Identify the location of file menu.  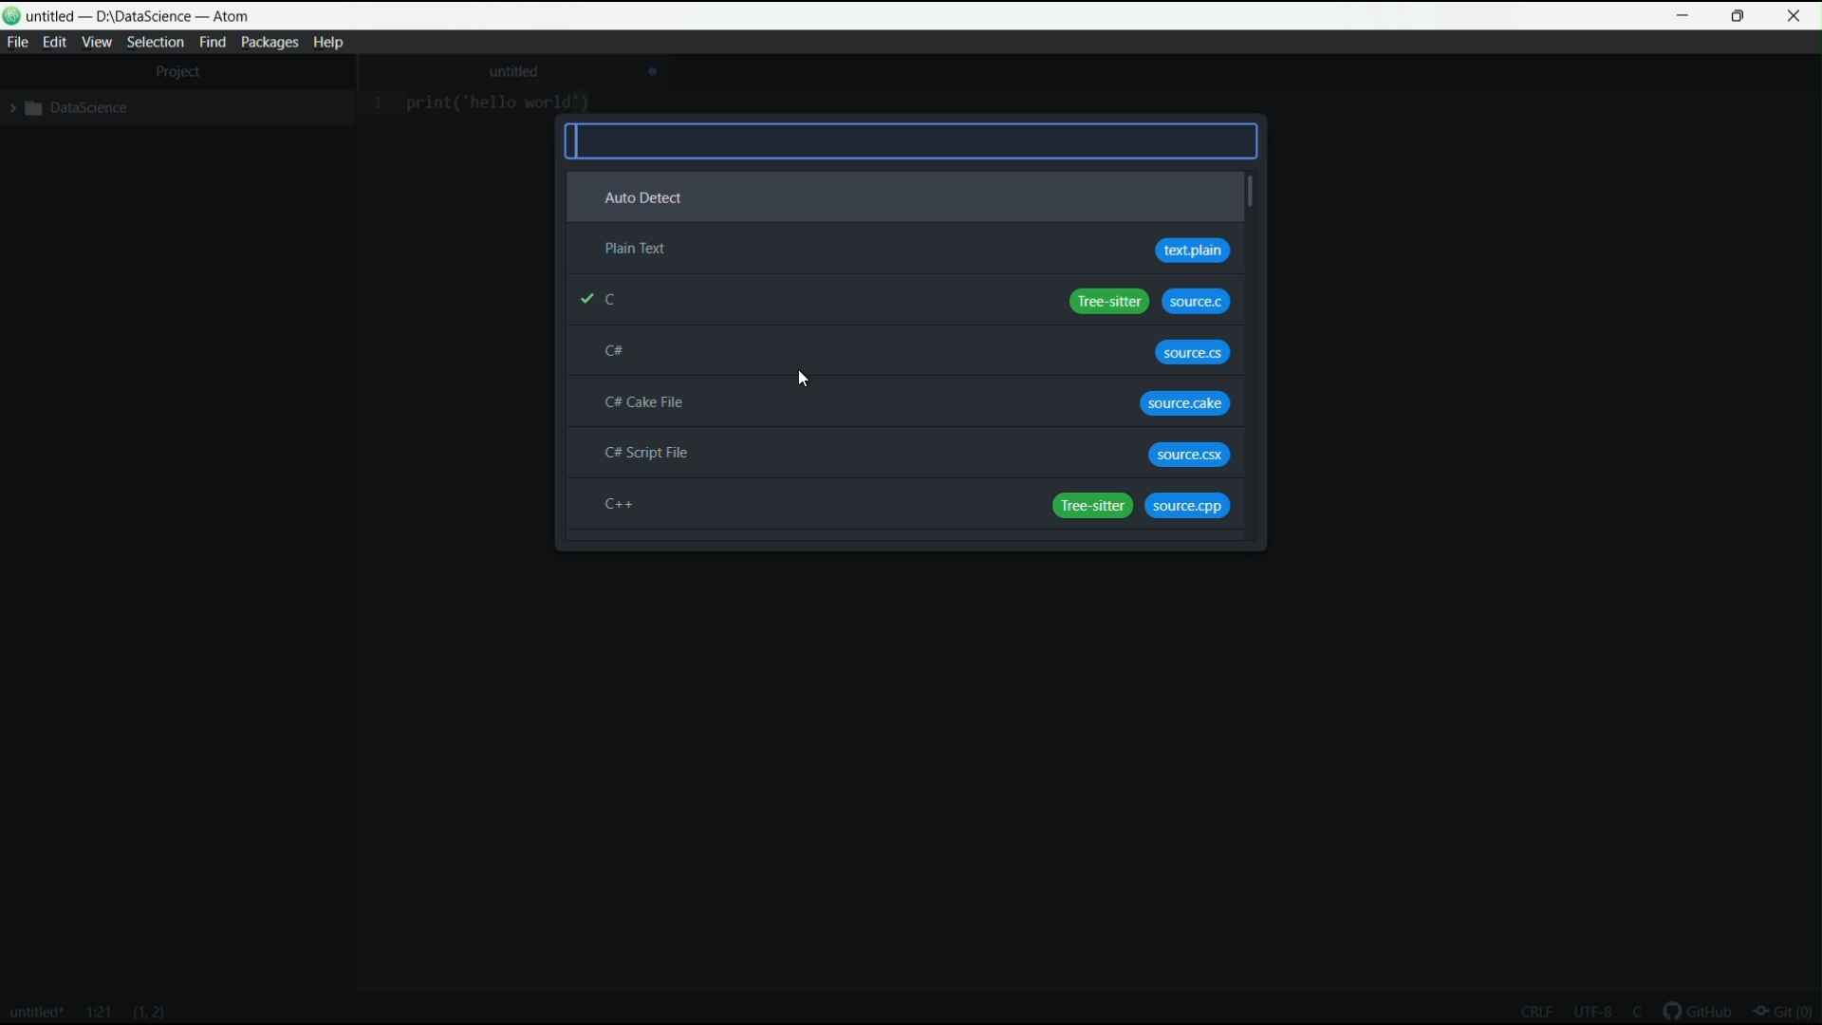
(17, 43).